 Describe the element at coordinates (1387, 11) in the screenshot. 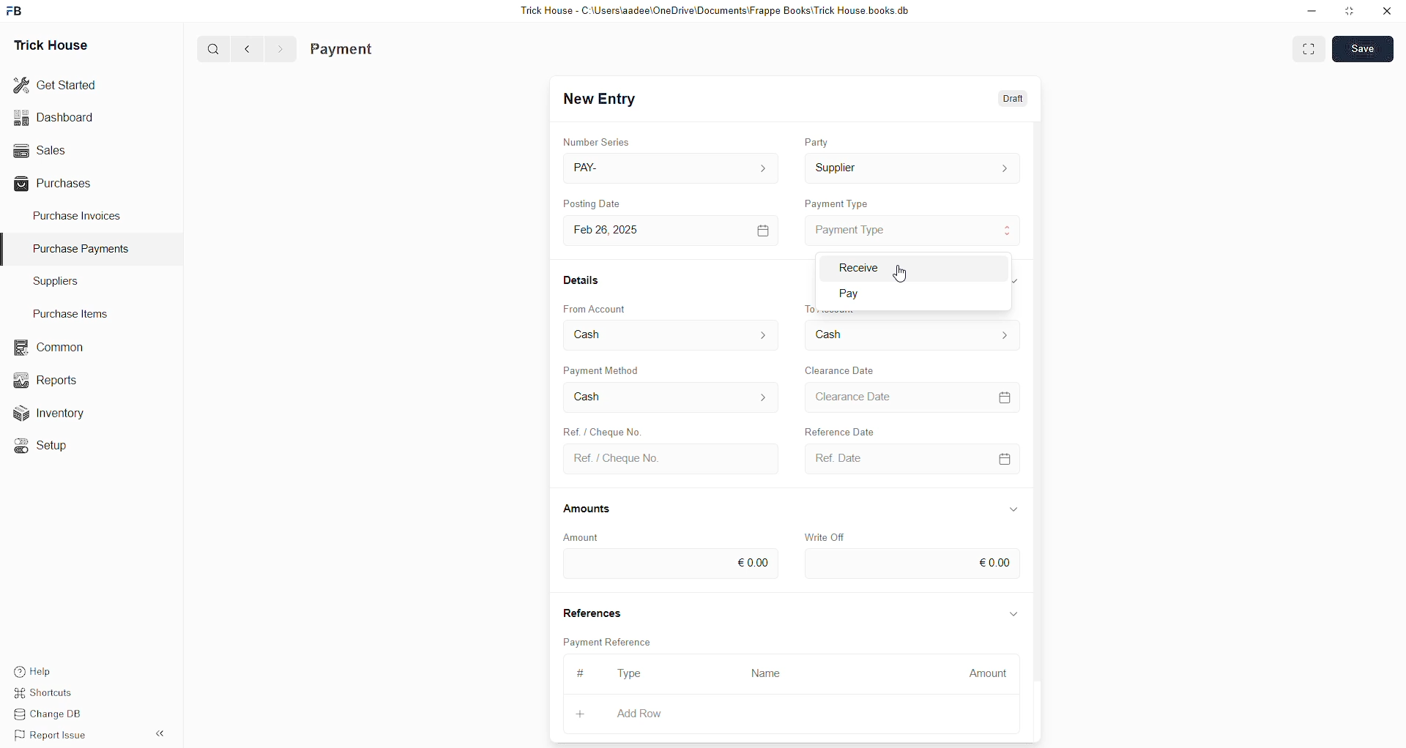

I see `close` at that location.